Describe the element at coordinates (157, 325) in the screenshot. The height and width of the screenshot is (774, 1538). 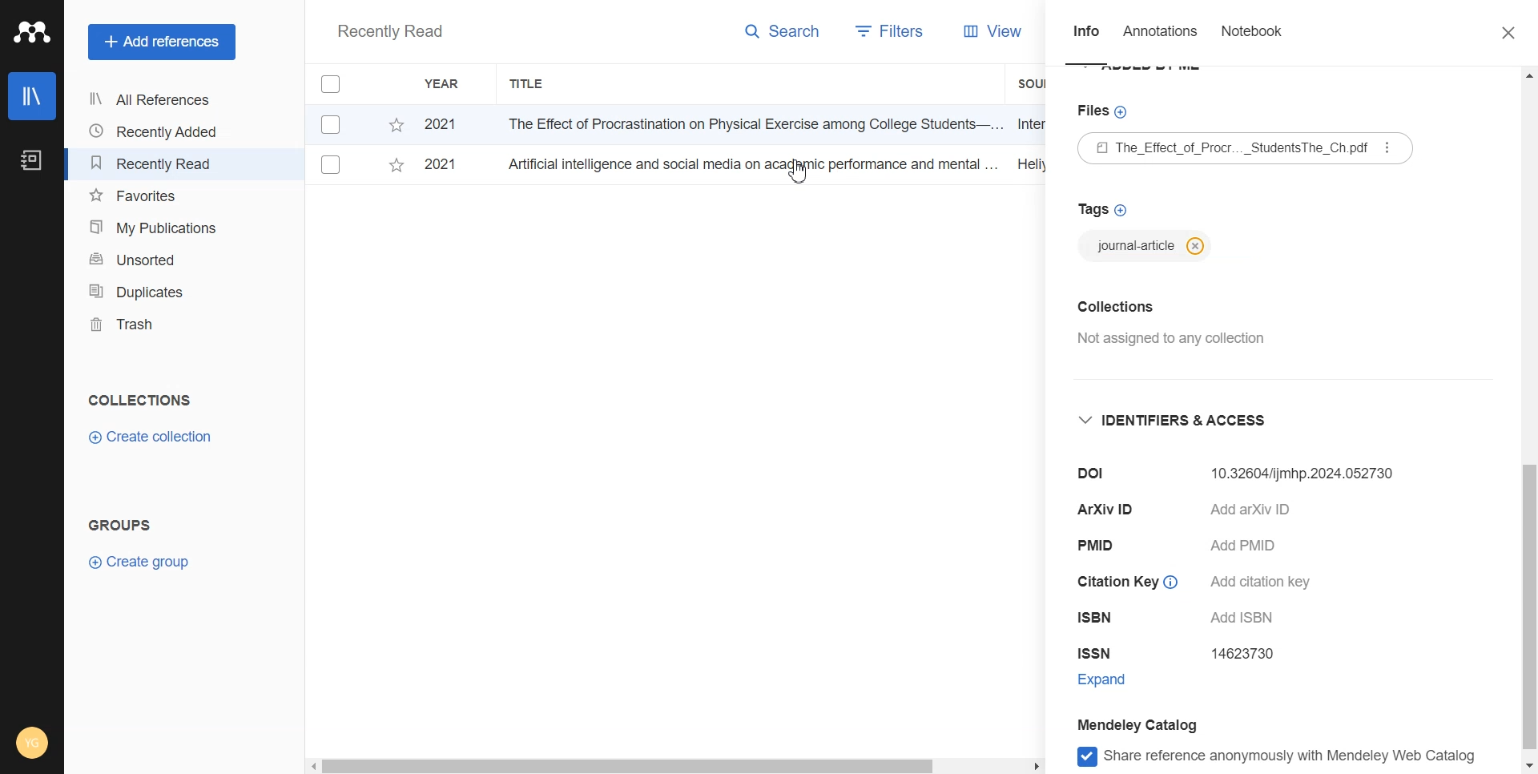
I see `Trash` at that location.